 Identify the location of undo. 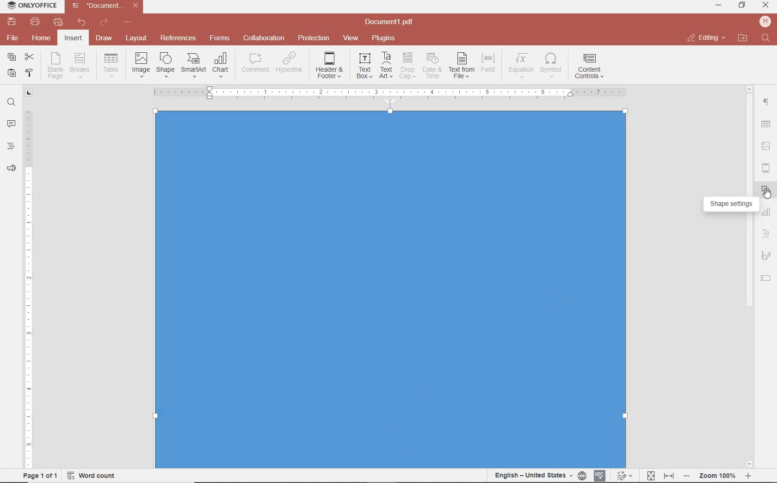
(82, 22).